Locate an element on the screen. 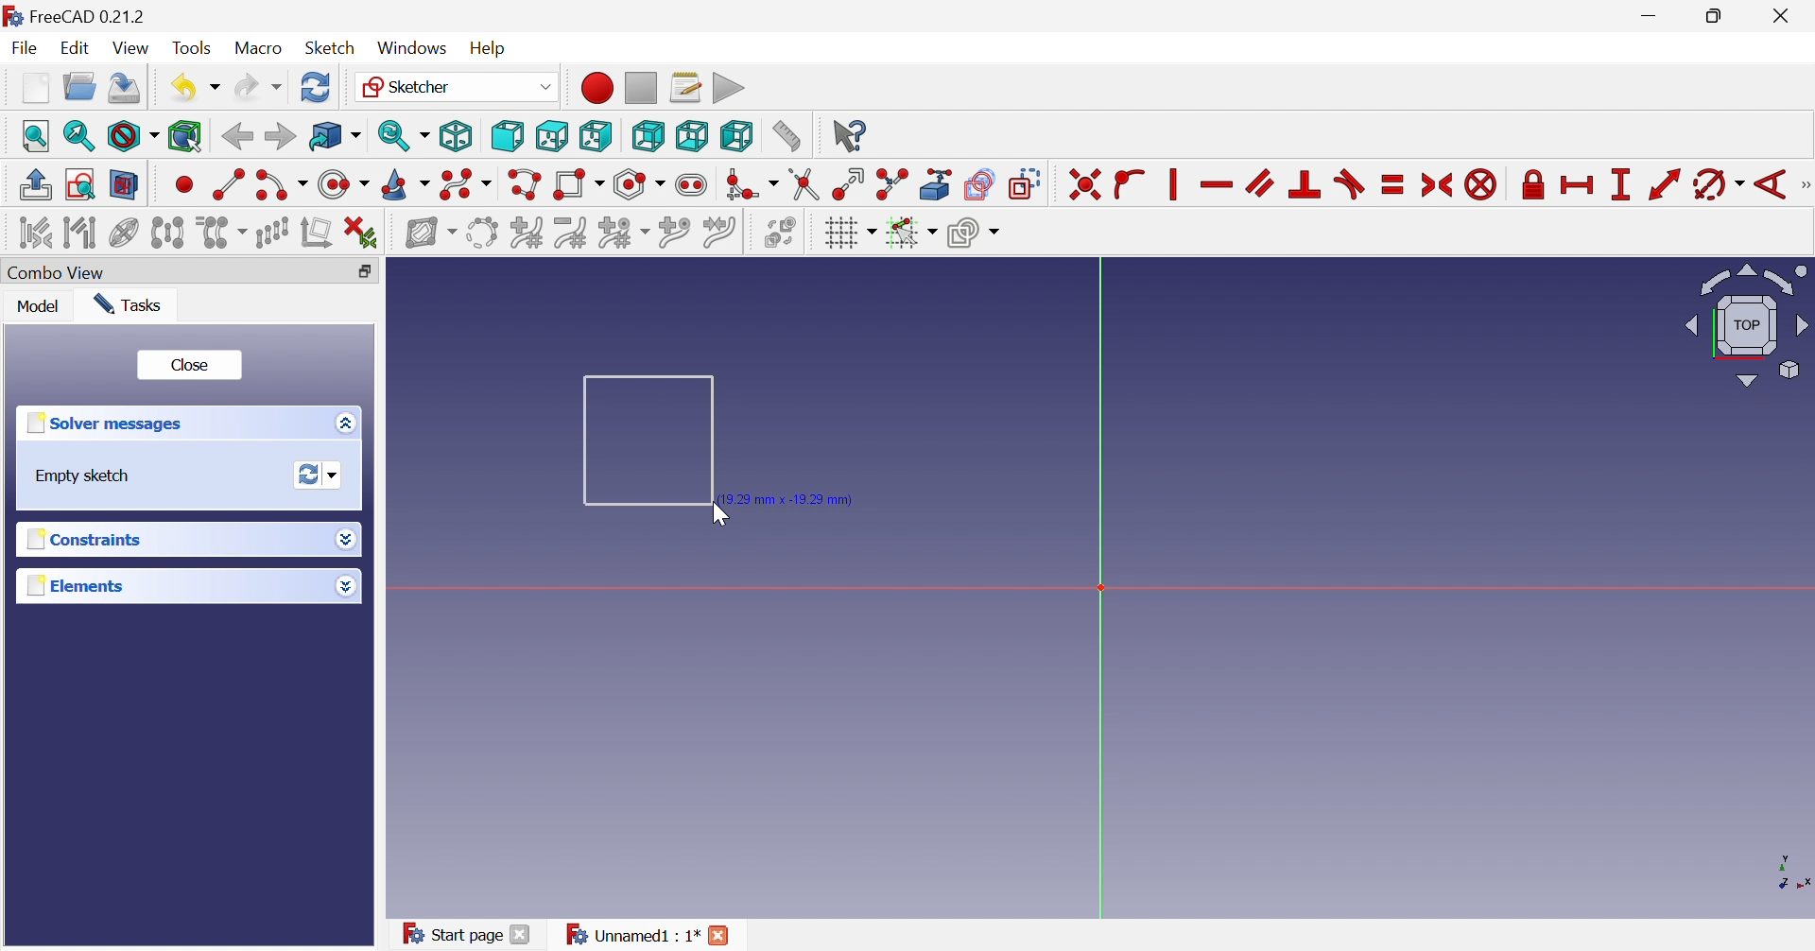  Front is located at coordinates (507, 135).